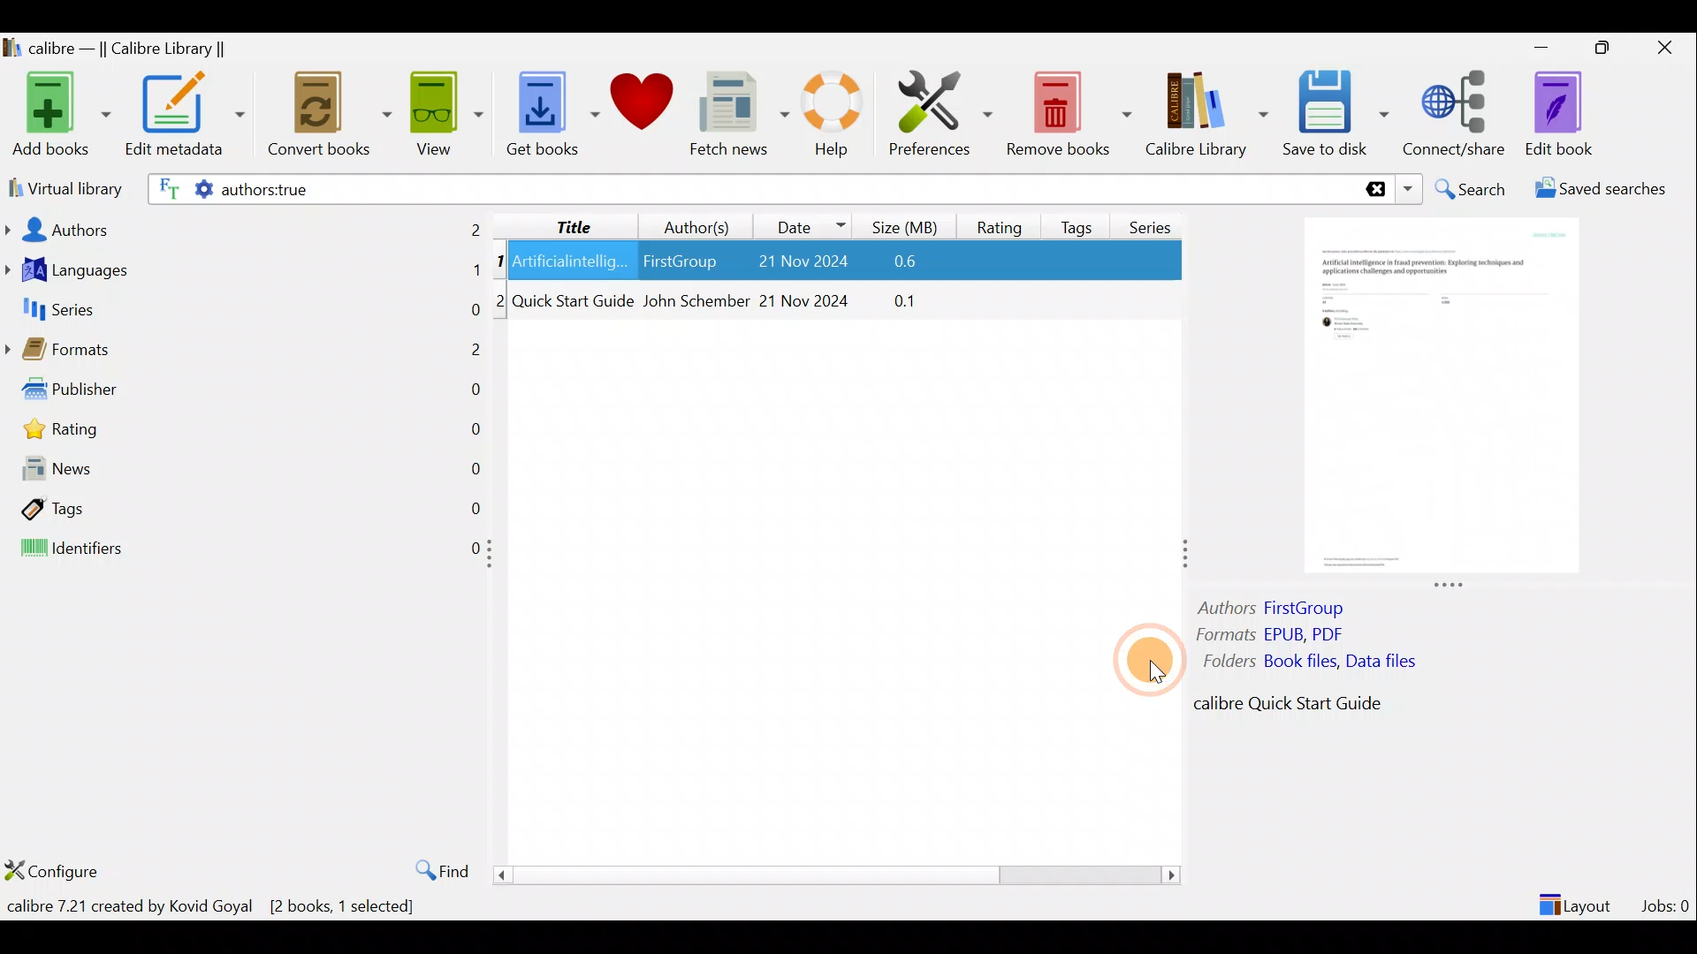 This screenshot has width=1697, height=954. Describe the element at coordinates (1373, 190) in the screenshot. I see `Clear search result` at that location.